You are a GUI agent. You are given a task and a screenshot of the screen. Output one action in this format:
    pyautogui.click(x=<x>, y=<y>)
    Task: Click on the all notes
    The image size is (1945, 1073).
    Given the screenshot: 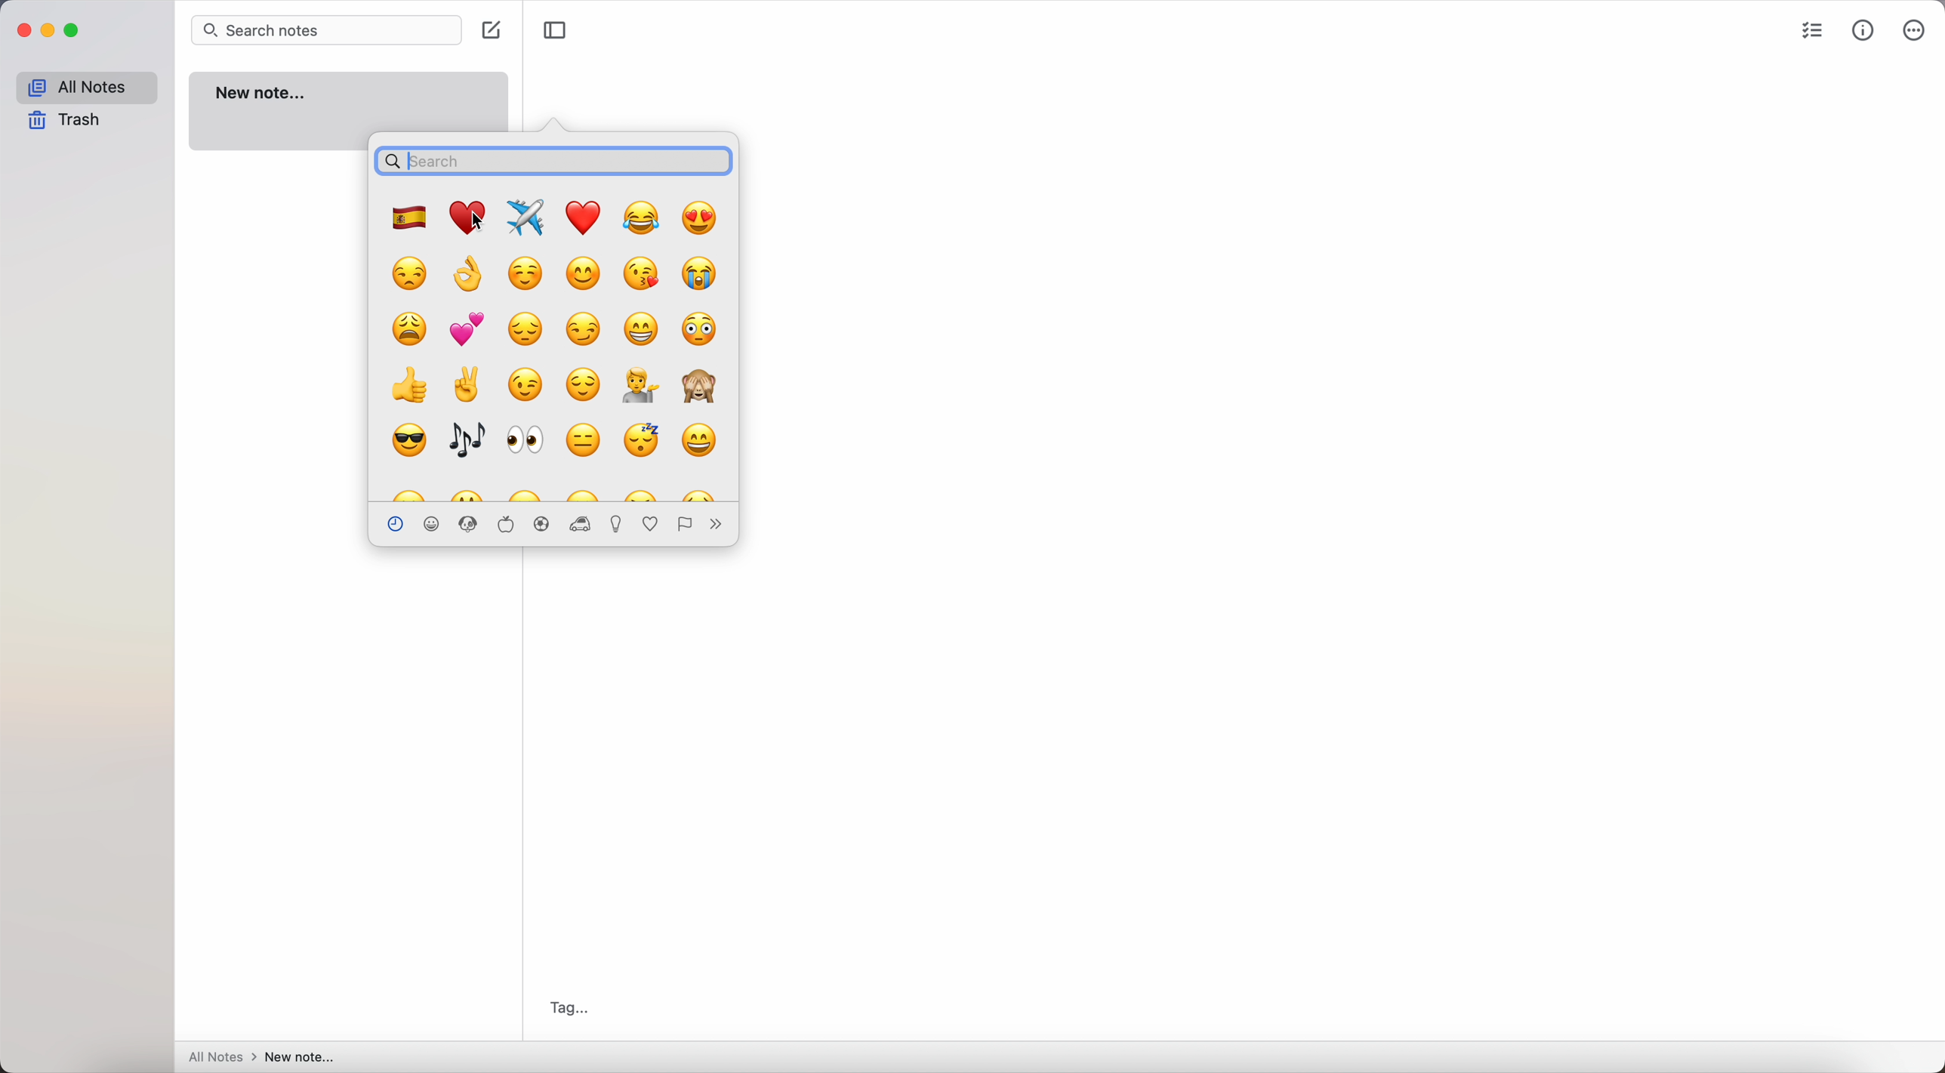 What is the action you would take?
    pyautogui.click(x=84, y=86)
    